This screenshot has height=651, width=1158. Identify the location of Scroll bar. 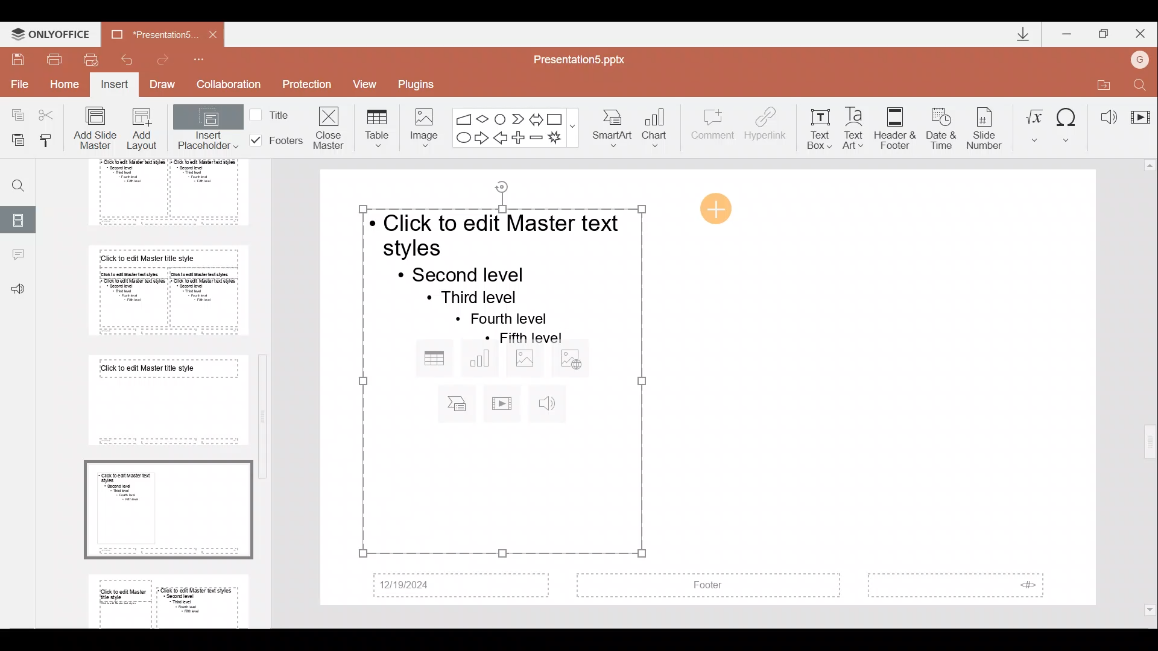
(265, 386).